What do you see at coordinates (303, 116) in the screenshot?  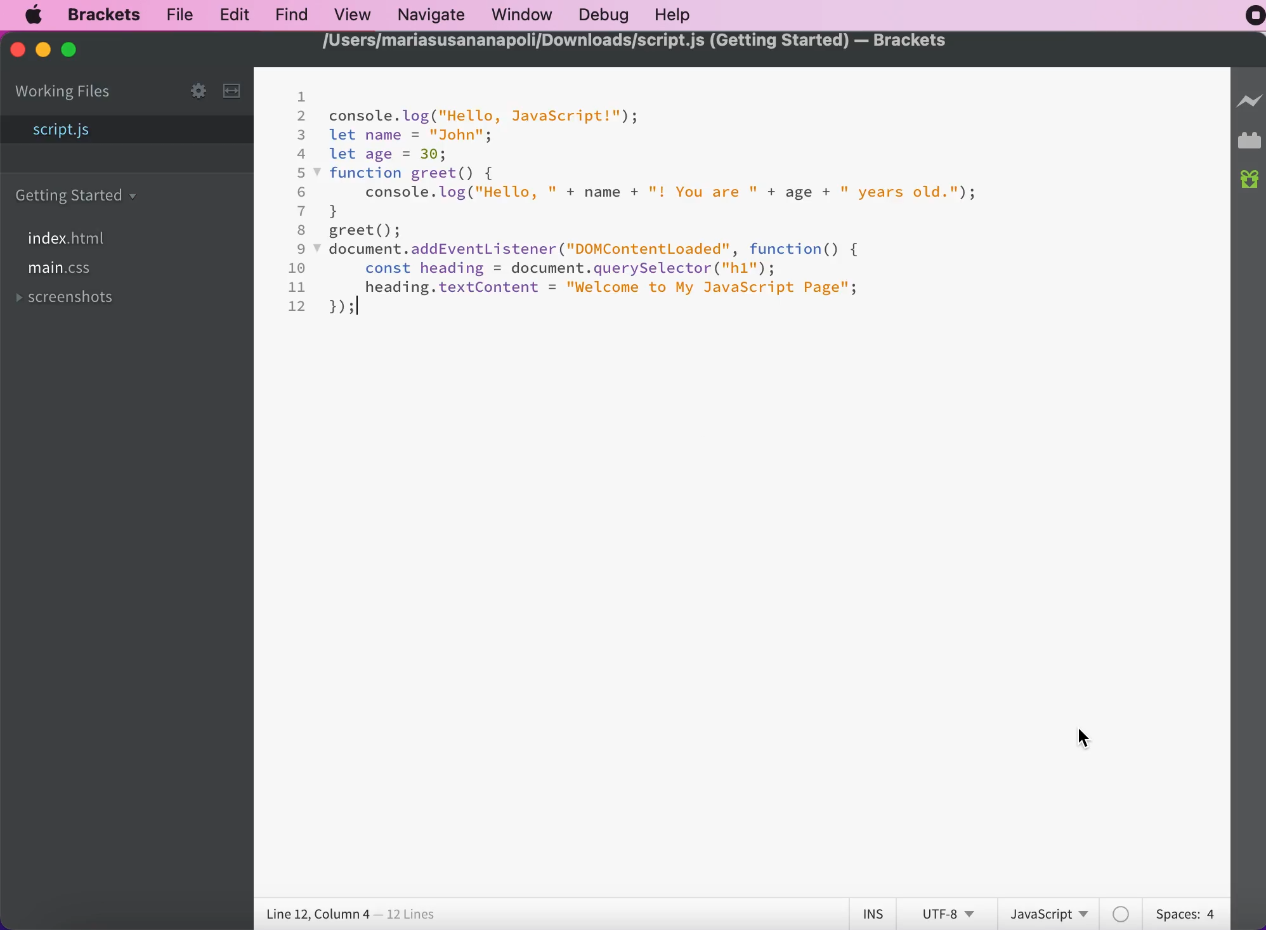 I see `2` at bounding box center [303, 116].